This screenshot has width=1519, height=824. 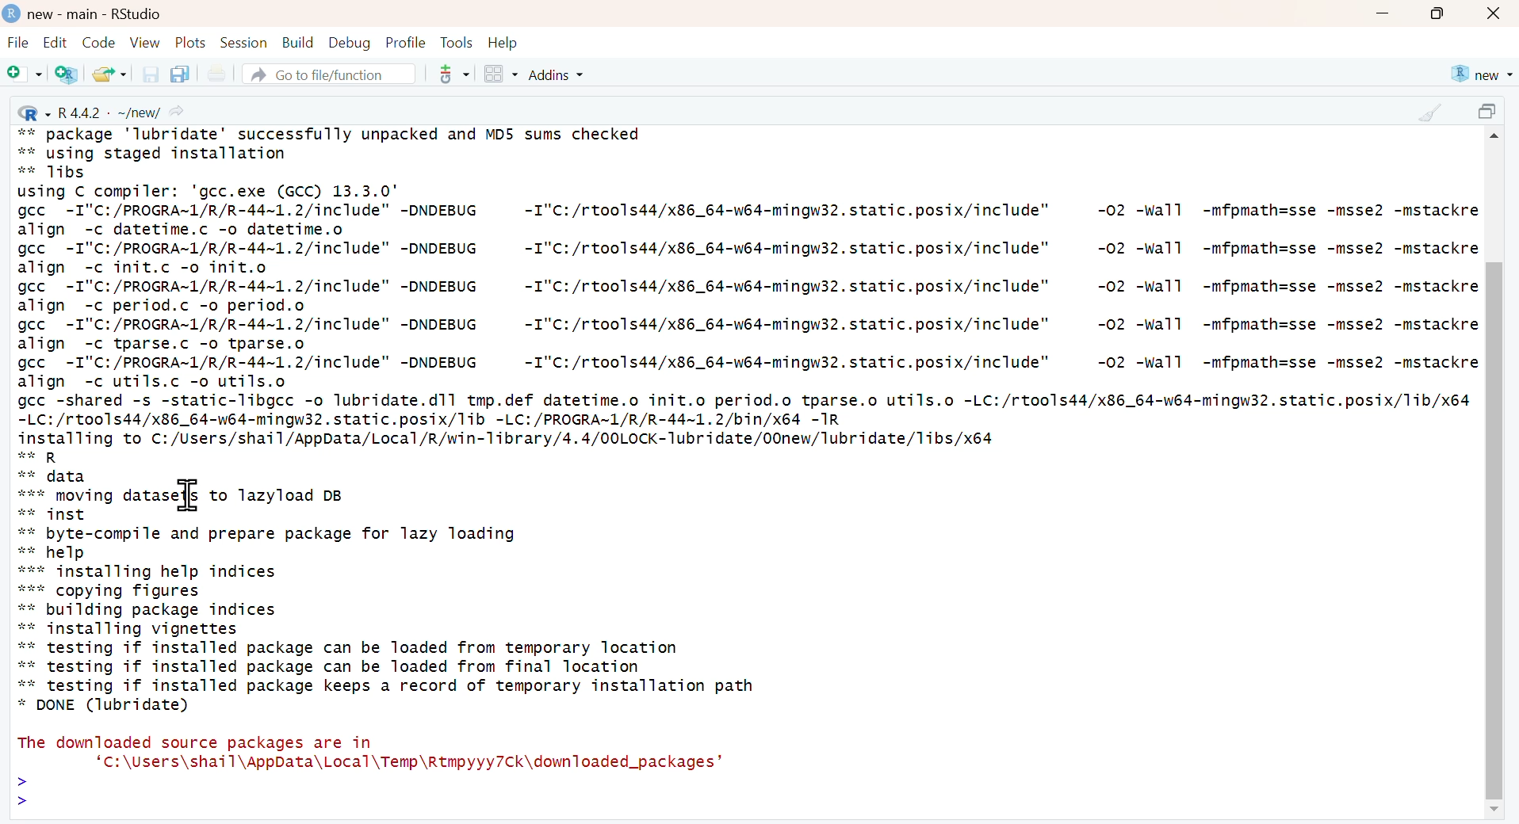 What do you see at coordinates (216, 74) in the screenshot?
I see `print` at bounding box center [216, 74].